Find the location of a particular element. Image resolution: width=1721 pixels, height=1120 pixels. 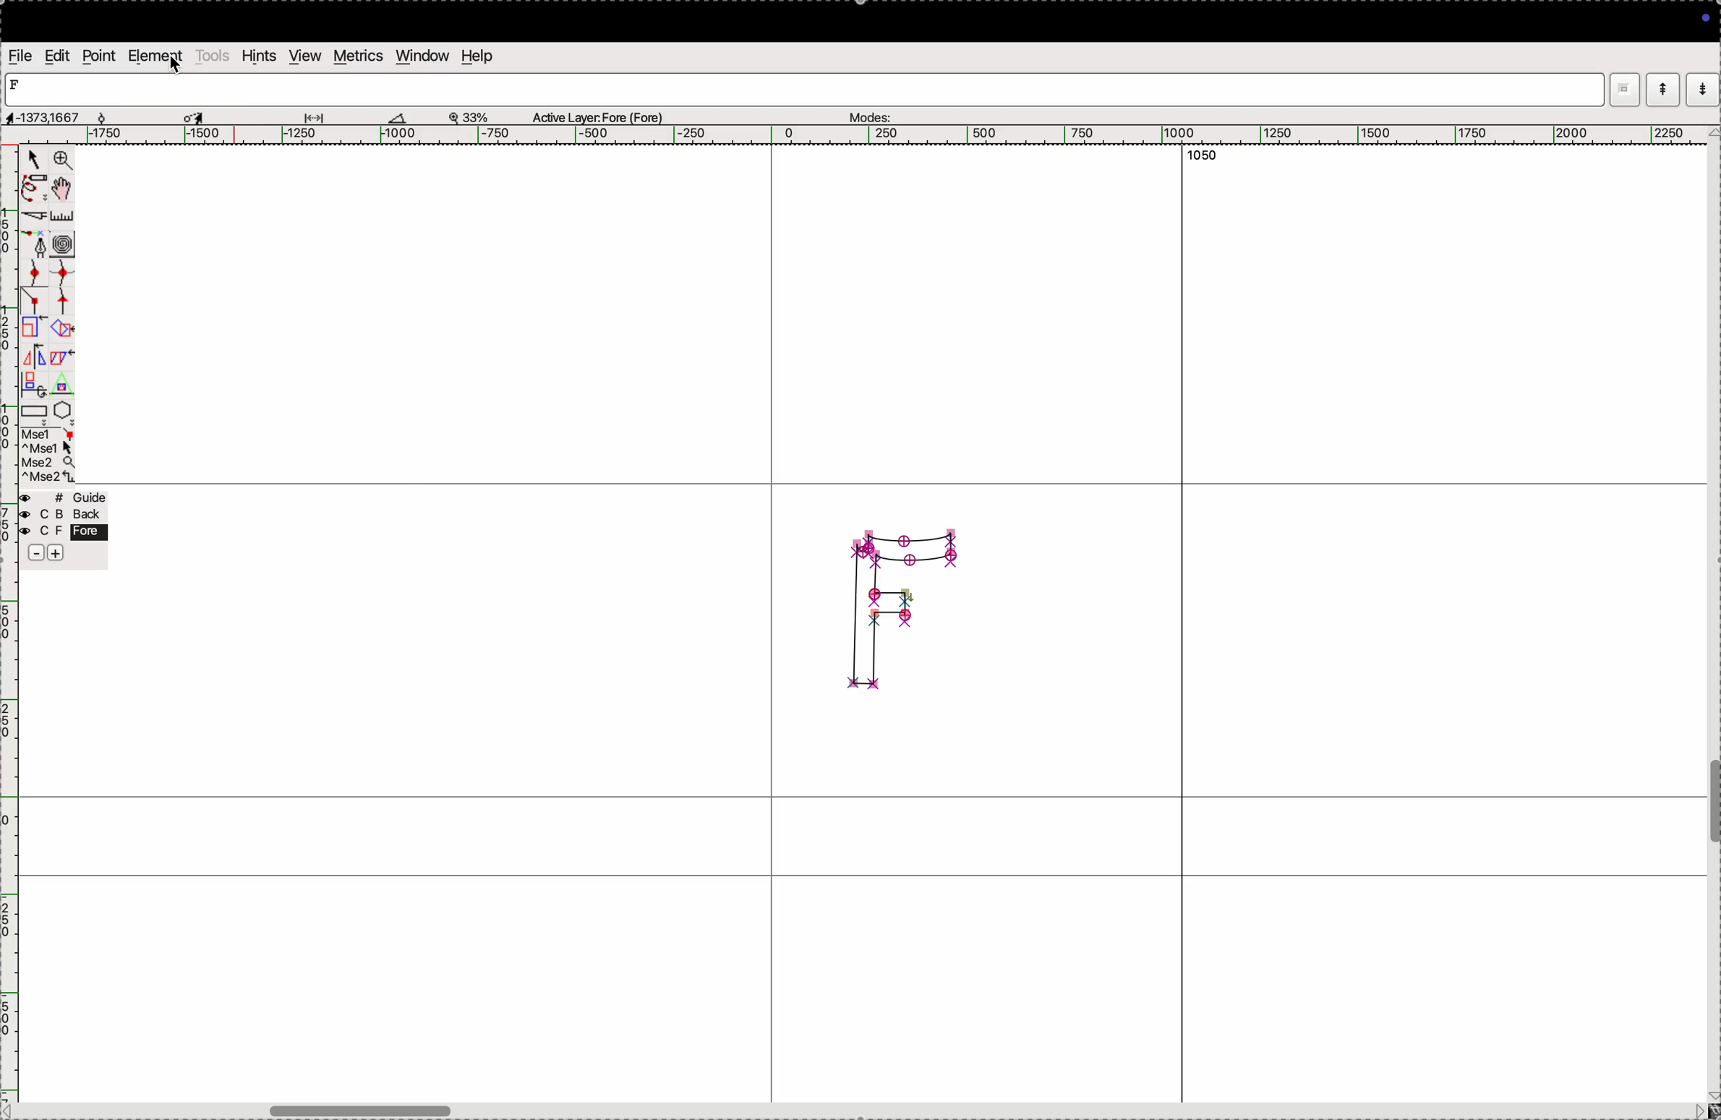

element is located at coordinates (154, 56).